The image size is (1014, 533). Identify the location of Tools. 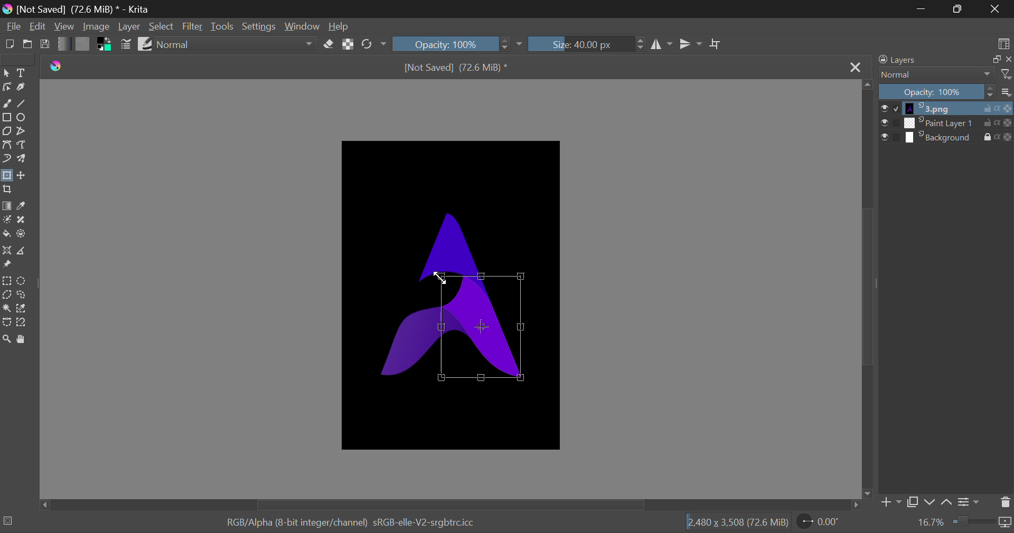
(224, 26).